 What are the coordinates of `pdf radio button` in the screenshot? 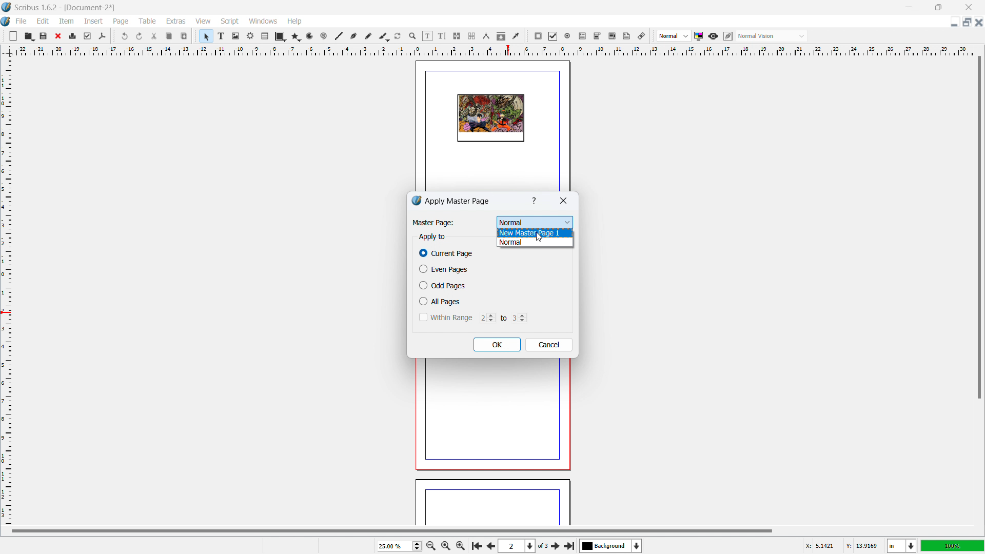 It's located at (567, 35).